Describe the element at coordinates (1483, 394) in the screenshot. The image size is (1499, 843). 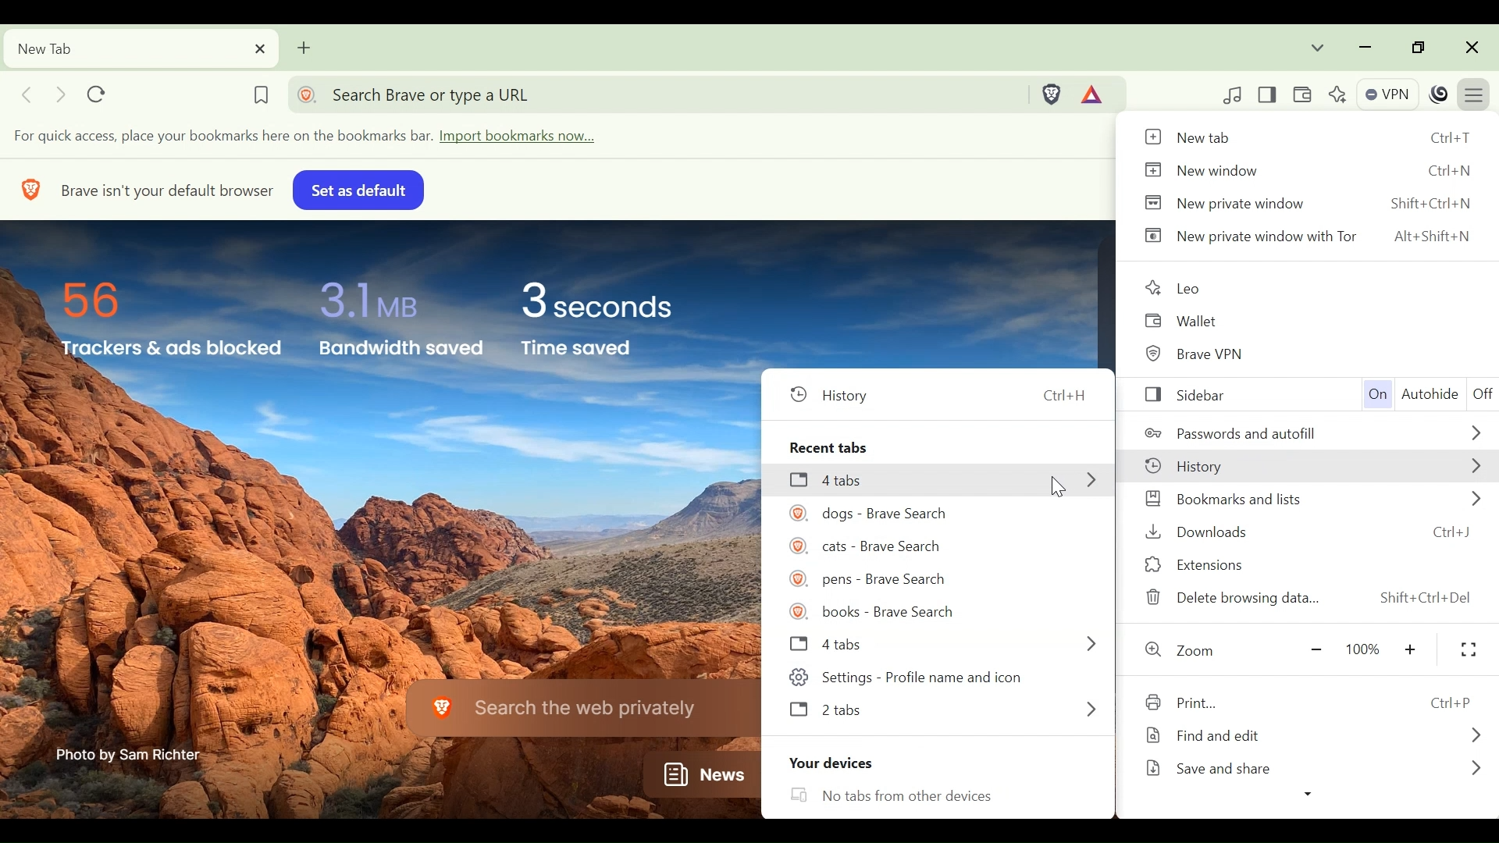
I see `Off` at that location.